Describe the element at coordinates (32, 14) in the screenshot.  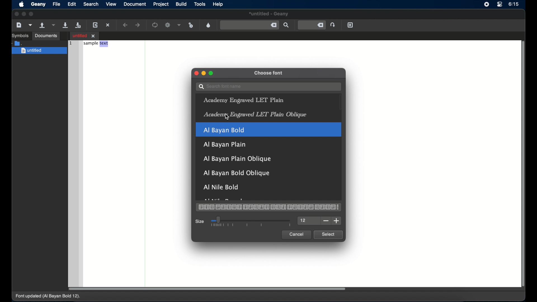
I see `maximize` at that location.